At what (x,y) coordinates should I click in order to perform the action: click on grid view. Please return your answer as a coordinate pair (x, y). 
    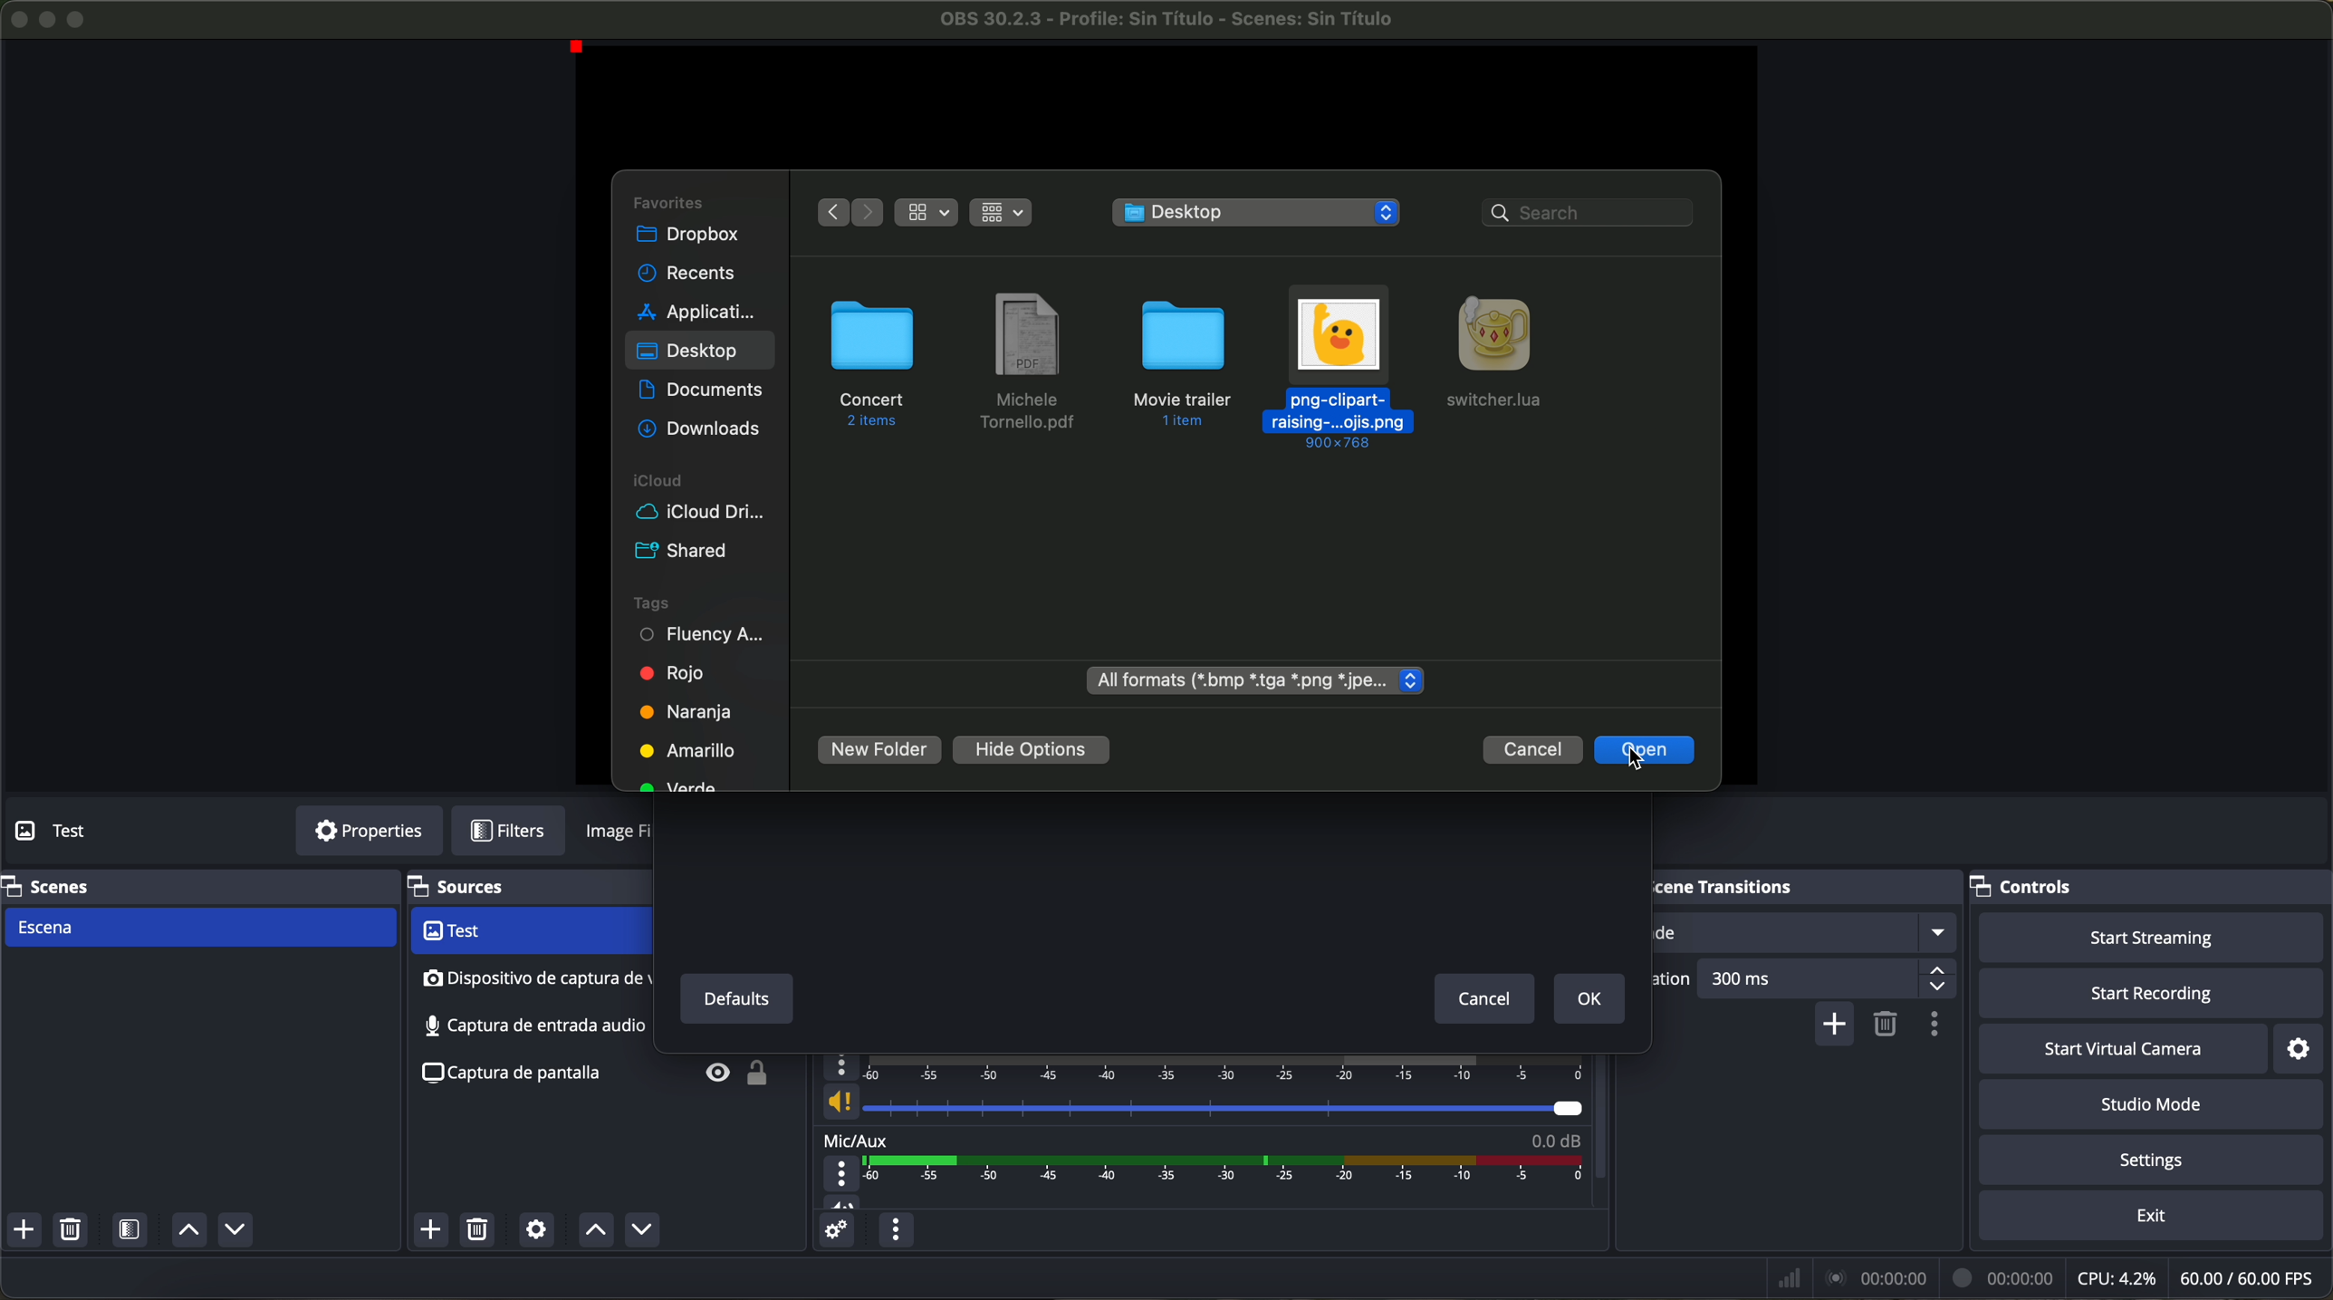
    Looking at the image, I should click on (1002, 215).